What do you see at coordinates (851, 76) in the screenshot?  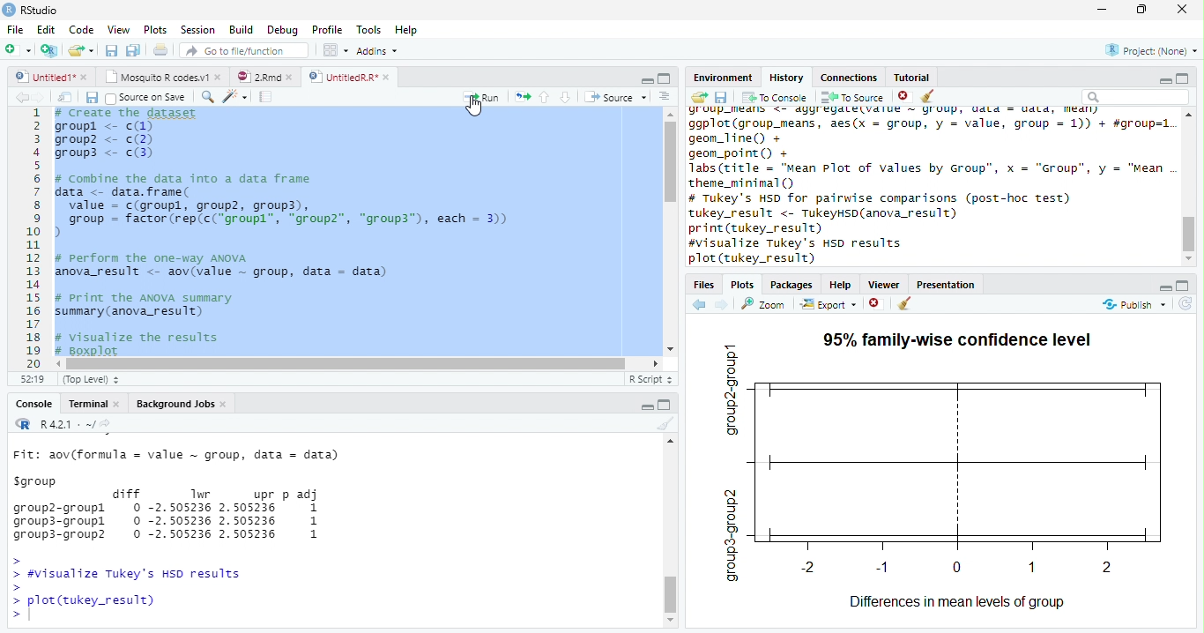 I see `Connections` at bounding box center [851, 76].